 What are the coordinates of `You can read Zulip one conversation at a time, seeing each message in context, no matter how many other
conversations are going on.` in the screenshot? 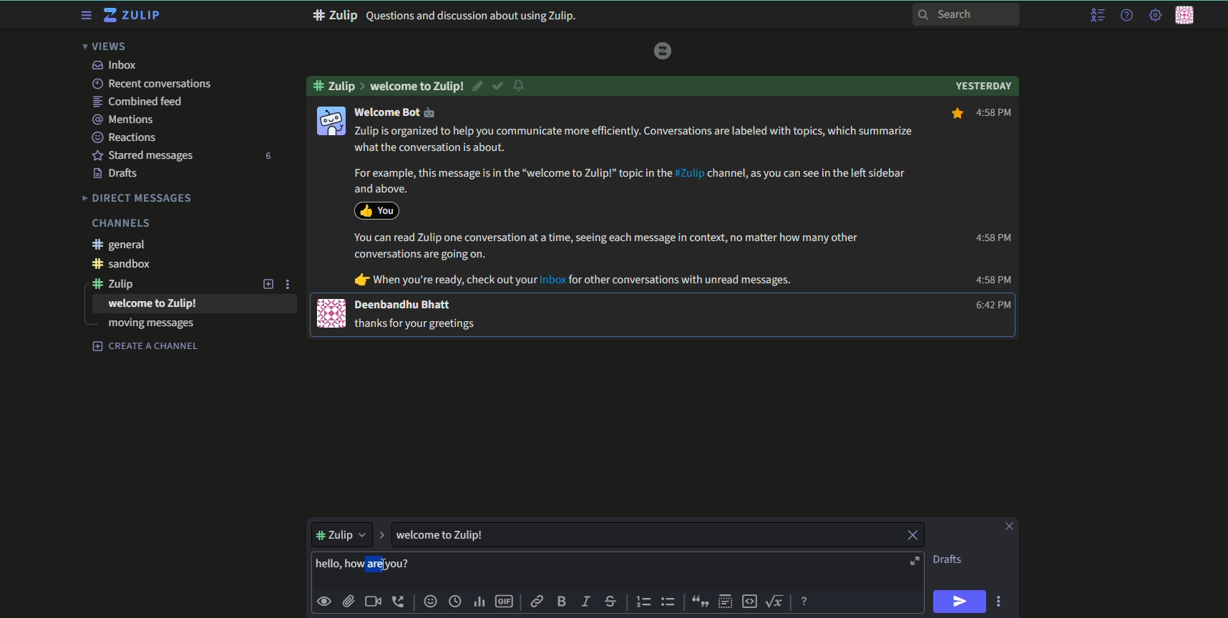 It's located at (607, 246).